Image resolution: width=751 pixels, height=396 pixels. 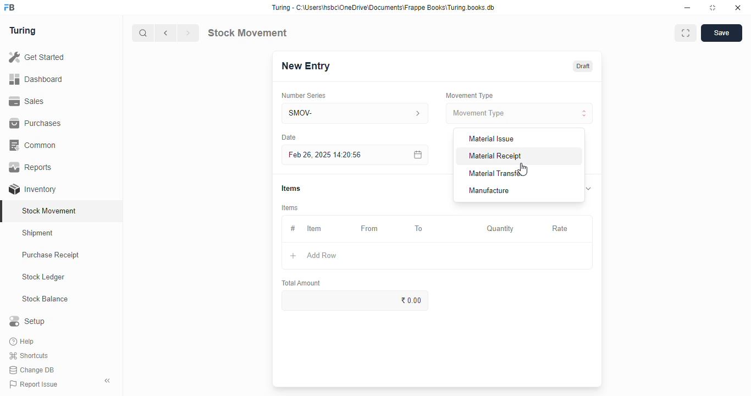 I want to click on stock ledger, so click(x=44, y=277).